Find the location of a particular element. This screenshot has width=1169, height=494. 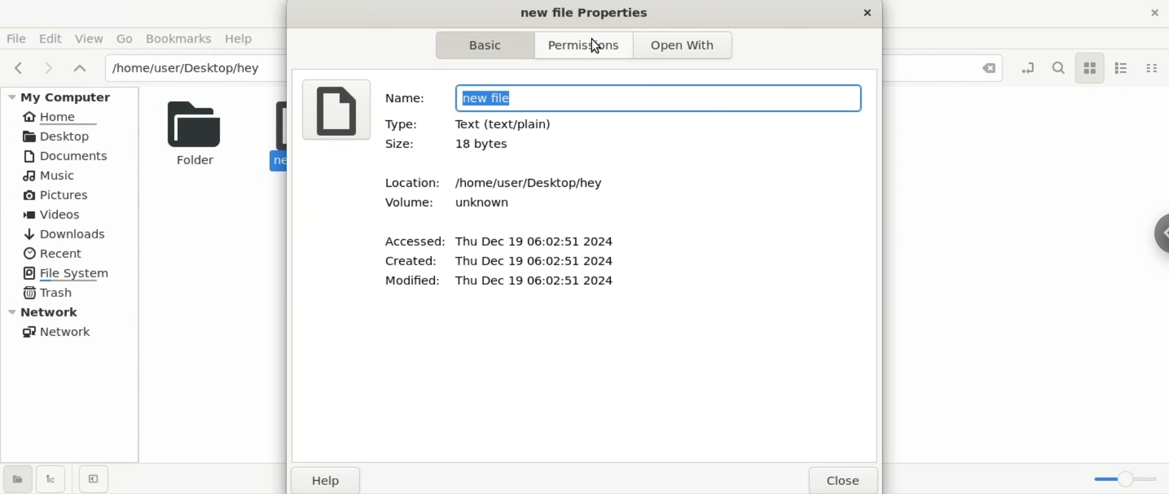

Close is located at coordinates (846, 479).